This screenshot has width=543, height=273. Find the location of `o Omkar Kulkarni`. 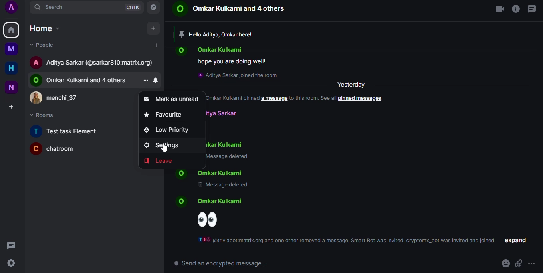

o Omkar Kulkarni is located at coordinates (220, 202).